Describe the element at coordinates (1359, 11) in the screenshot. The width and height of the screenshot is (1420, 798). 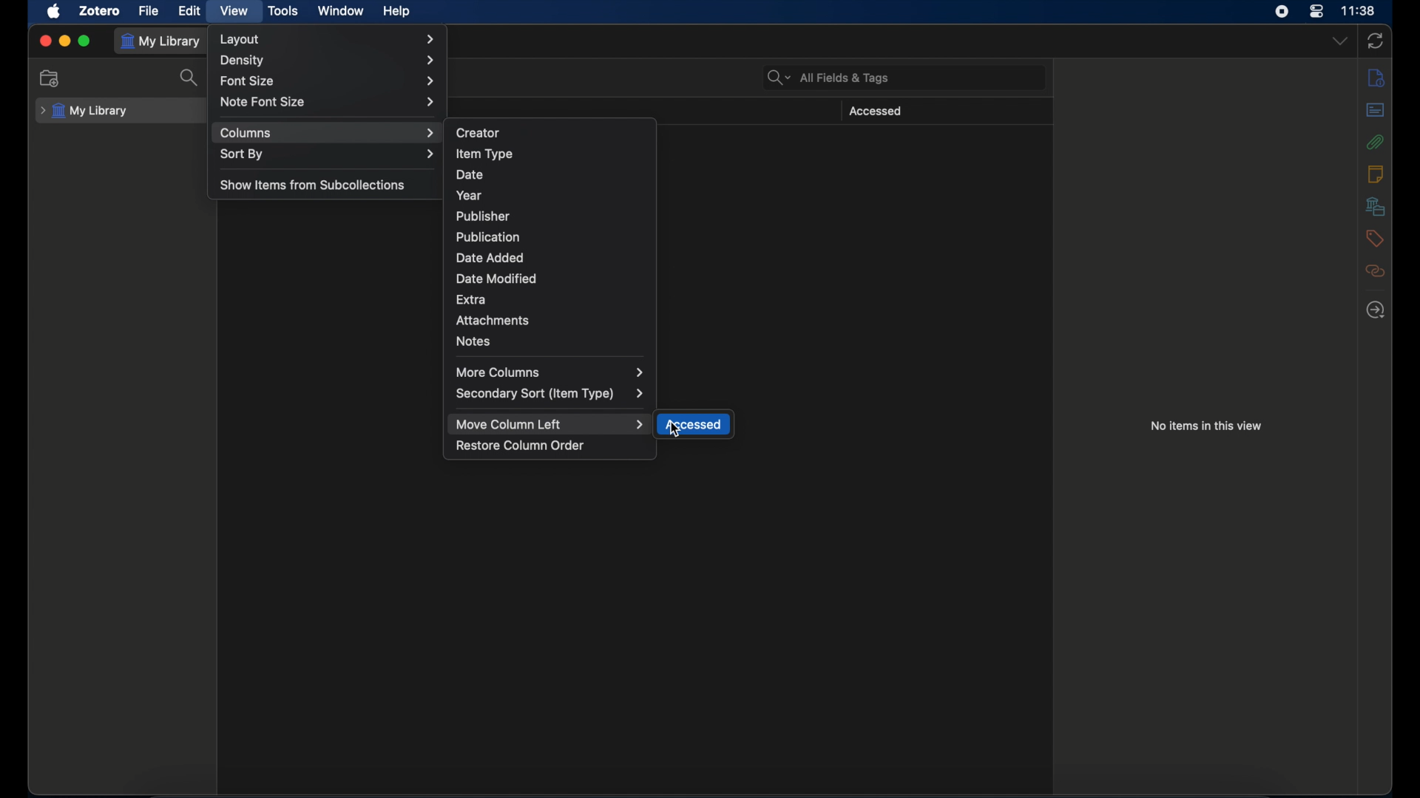
I see `time` at that location.